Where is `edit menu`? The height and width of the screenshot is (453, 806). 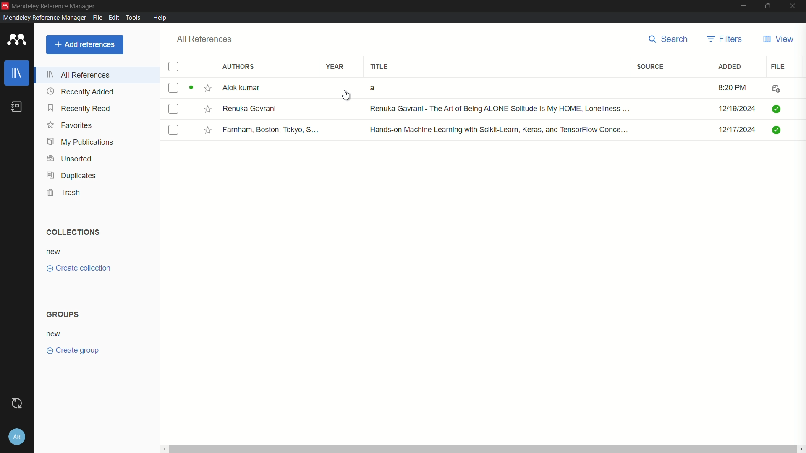
edit menu is located at coordinates (113, 18).